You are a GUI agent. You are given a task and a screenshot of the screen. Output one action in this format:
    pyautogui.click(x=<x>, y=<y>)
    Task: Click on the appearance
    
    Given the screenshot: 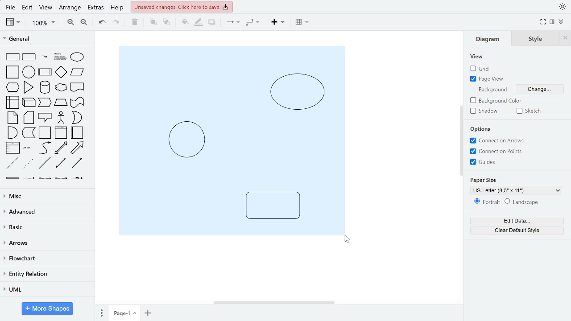 What is the action you would take?
    pyautogui.click(x=561, y=7)
    